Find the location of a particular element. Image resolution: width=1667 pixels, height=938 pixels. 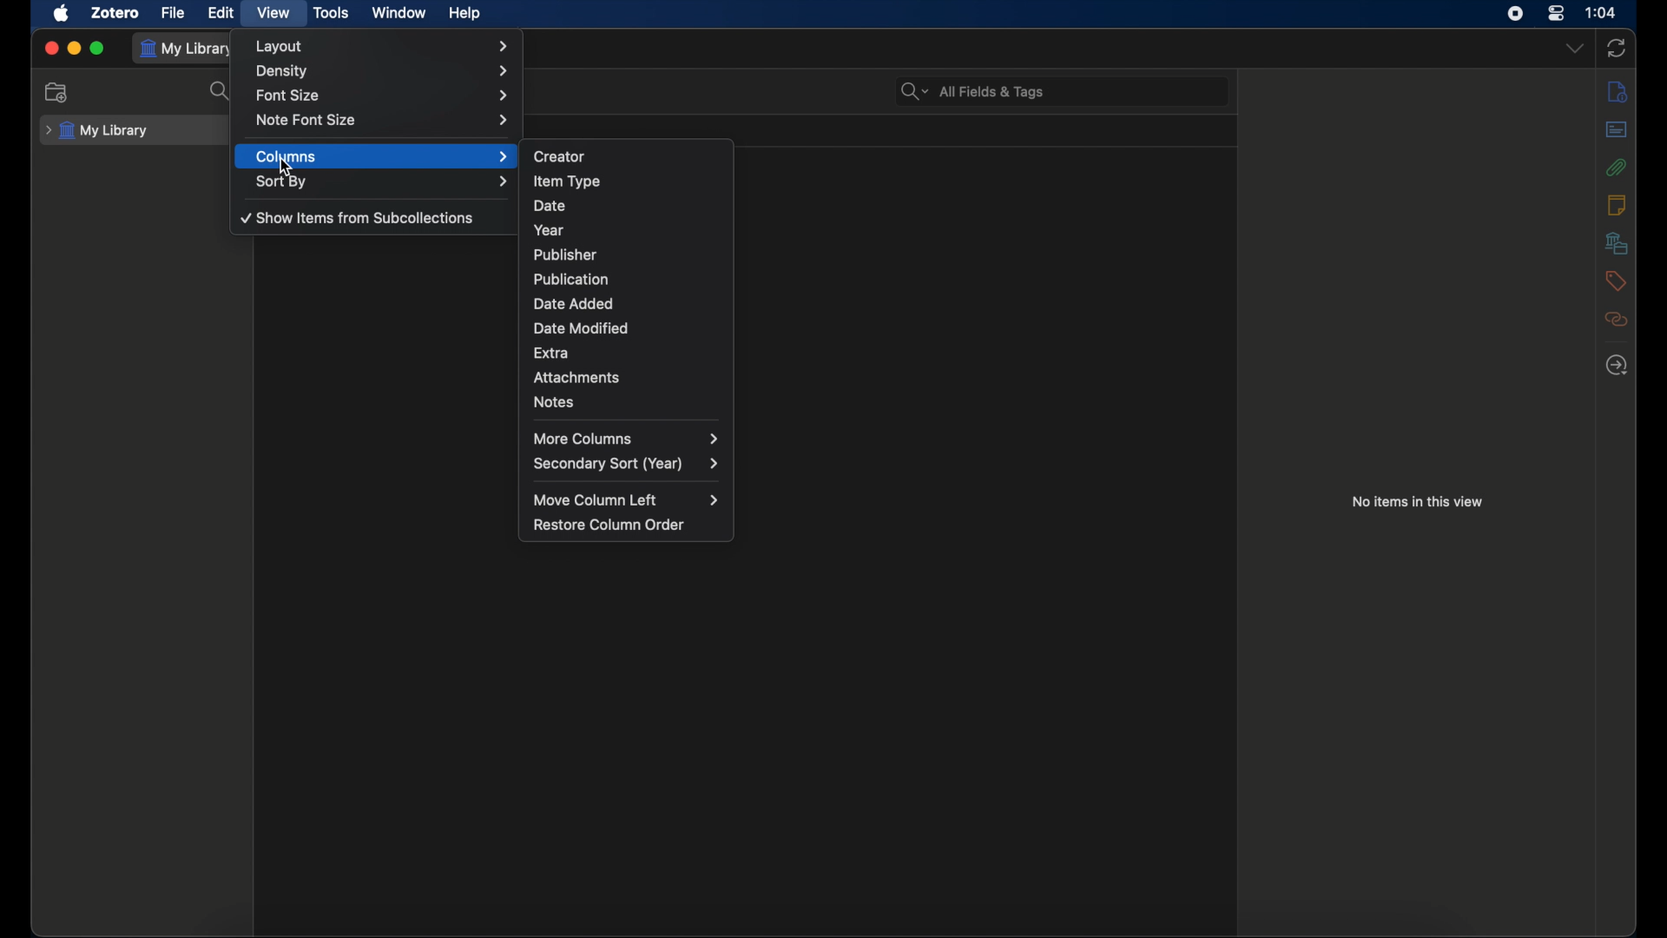

abstract is located at coordinates (1618, 130).